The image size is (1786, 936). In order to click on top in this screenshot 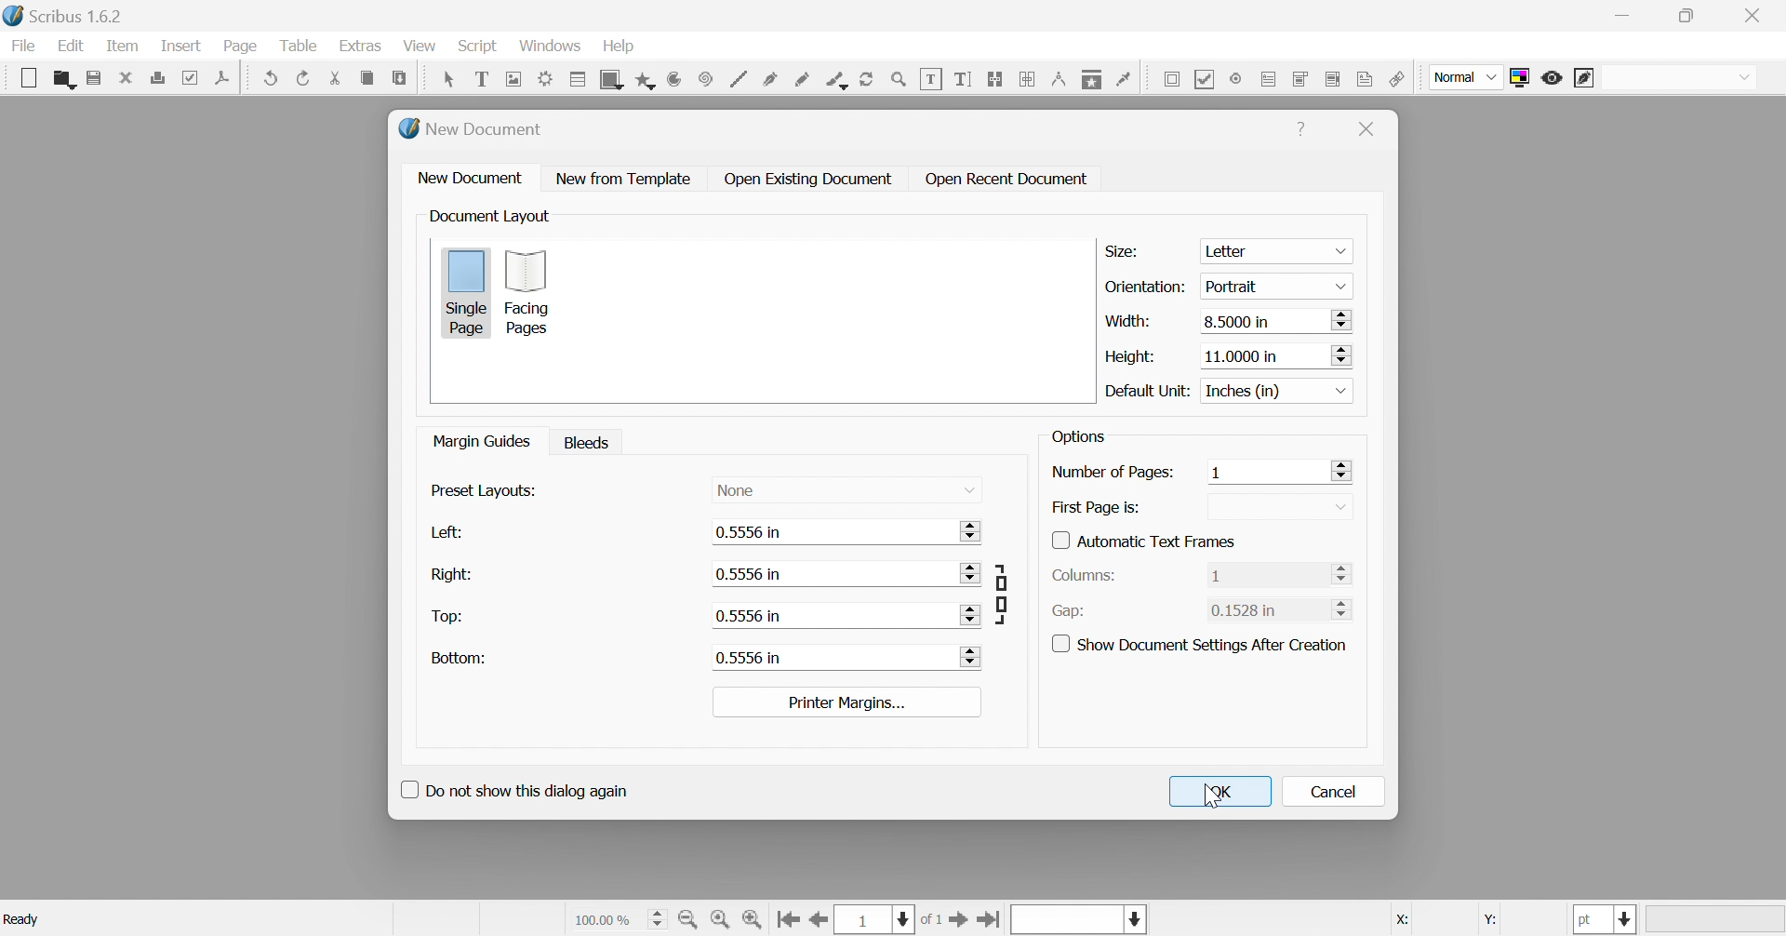, I will do `click(447, 618)`.